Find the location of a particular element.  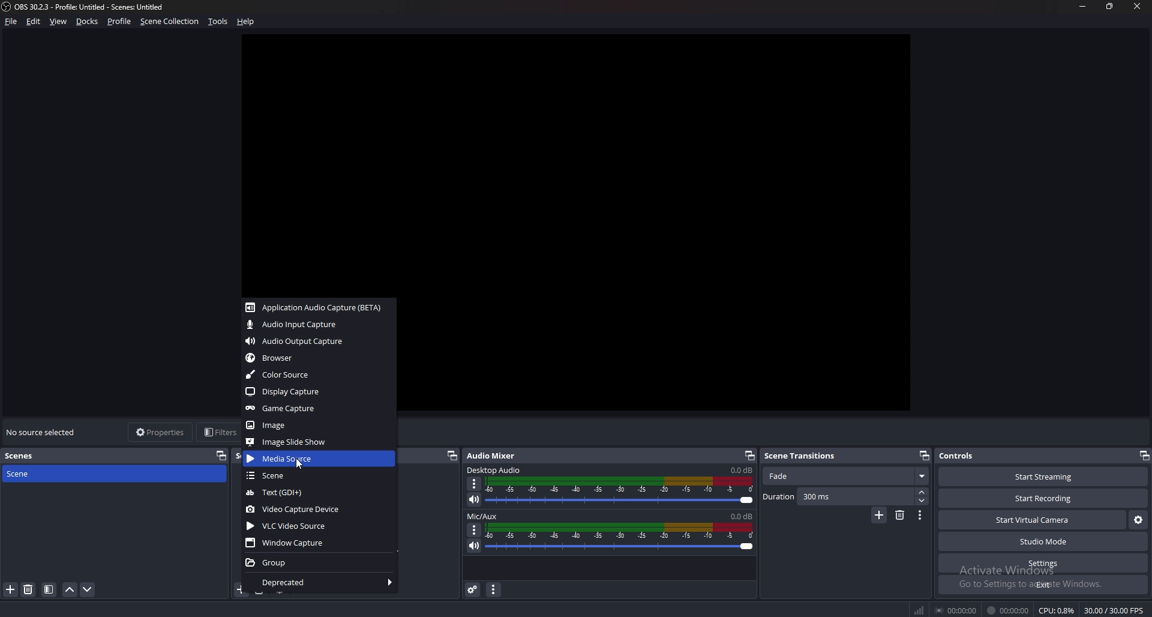

Audio soundbar is located at coordinates (620, 491).